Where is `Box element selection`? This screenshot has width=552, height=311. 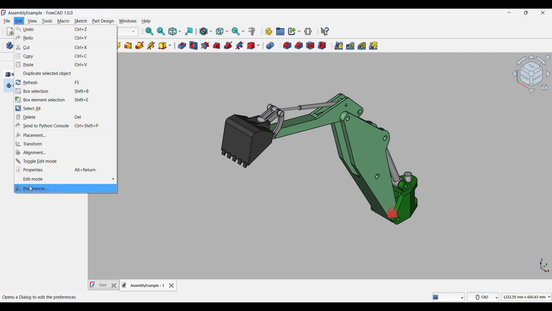
Box element selection is located at coordinates (65, 99).